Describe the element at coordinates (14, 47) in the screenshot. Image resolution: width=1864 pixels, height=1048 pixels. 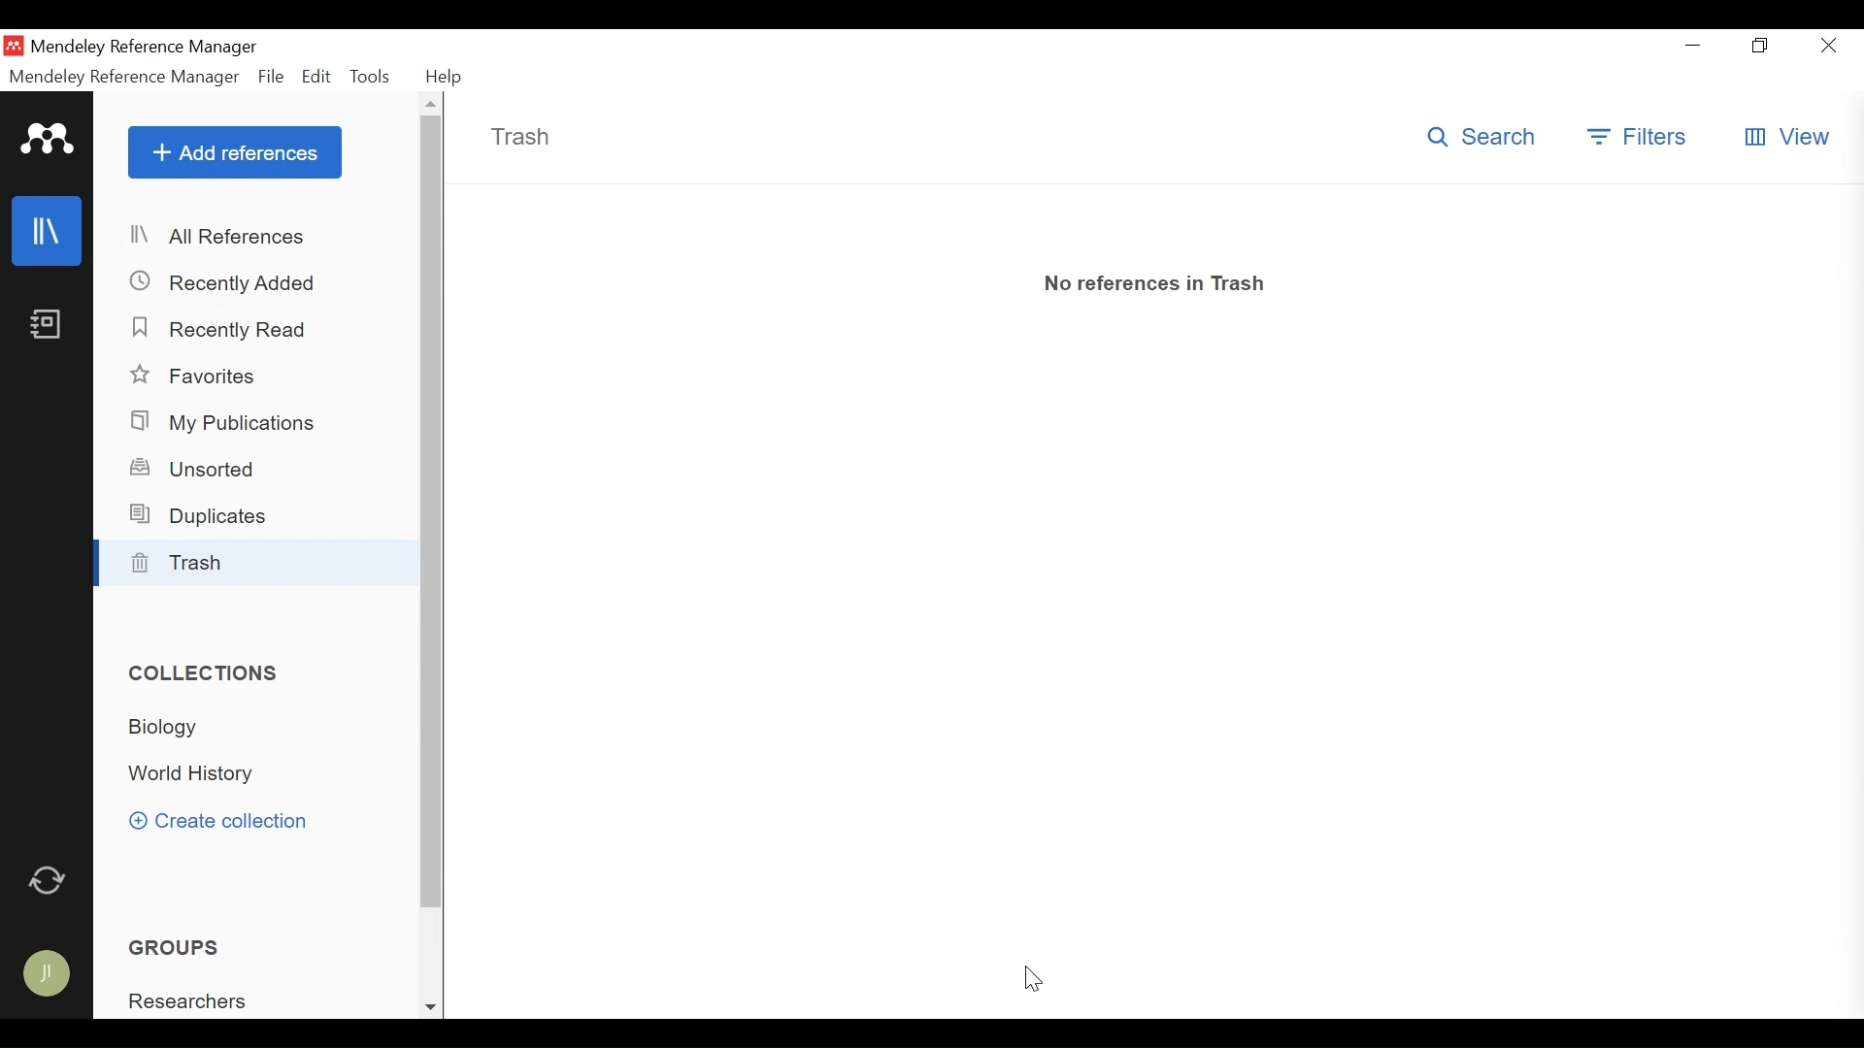
I see `Mendeley Desktop Icon` at that location.